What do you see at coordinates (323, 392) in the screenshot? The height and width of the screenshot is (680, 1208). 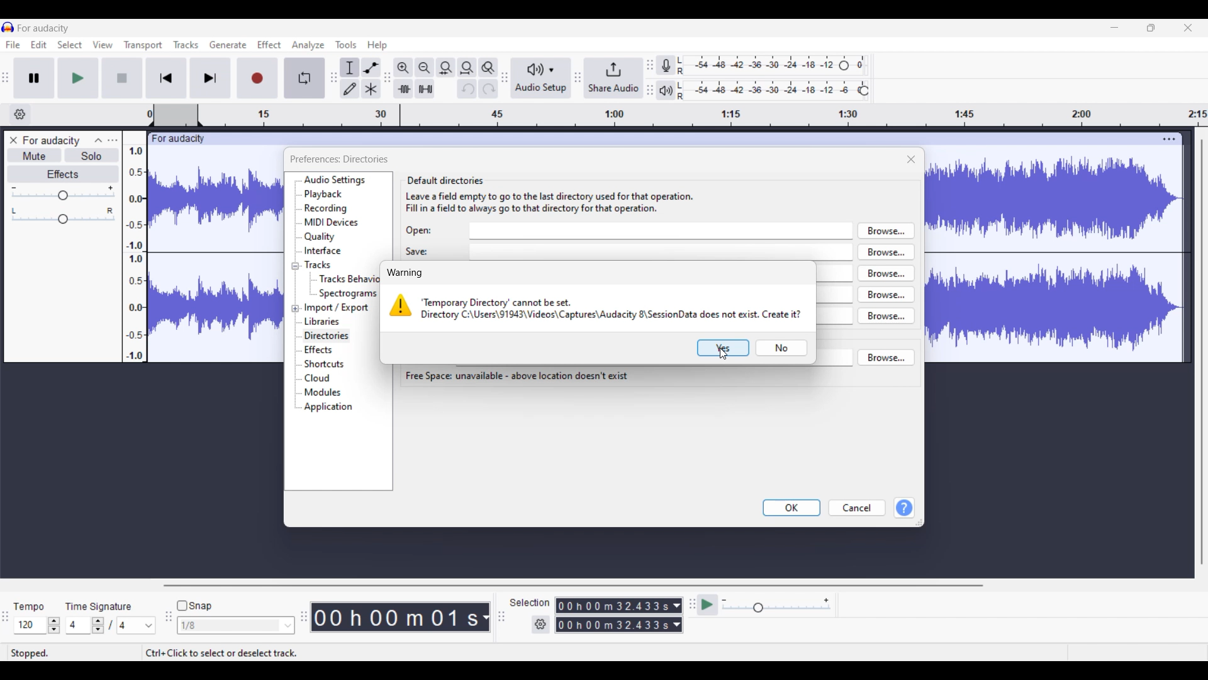 I see `Modules` at bounding box center [323, 392].